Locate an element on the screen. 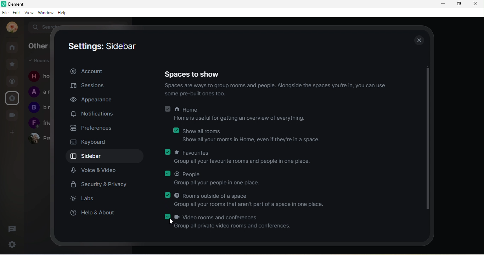  preferences is located at coordinates (95, 130).